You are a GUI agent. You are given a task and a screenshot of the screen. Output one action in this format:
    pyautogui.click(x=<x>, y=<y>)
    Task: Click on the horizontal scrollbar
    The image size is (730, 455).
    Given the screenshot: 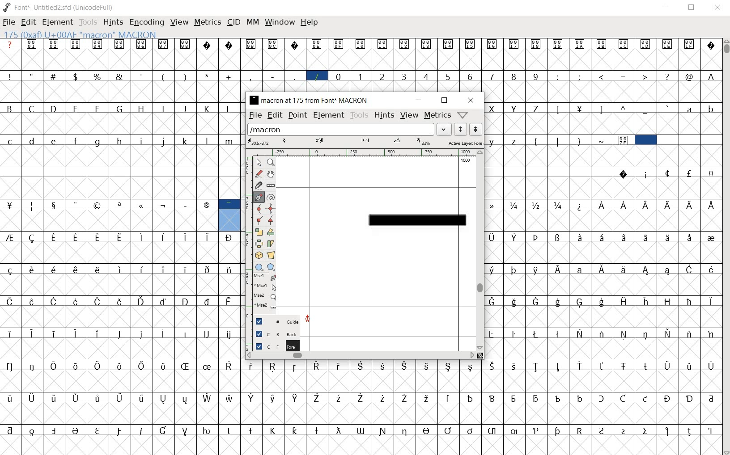 What is the action you would take?
    pyautogui.click(x=361, y=355)
    